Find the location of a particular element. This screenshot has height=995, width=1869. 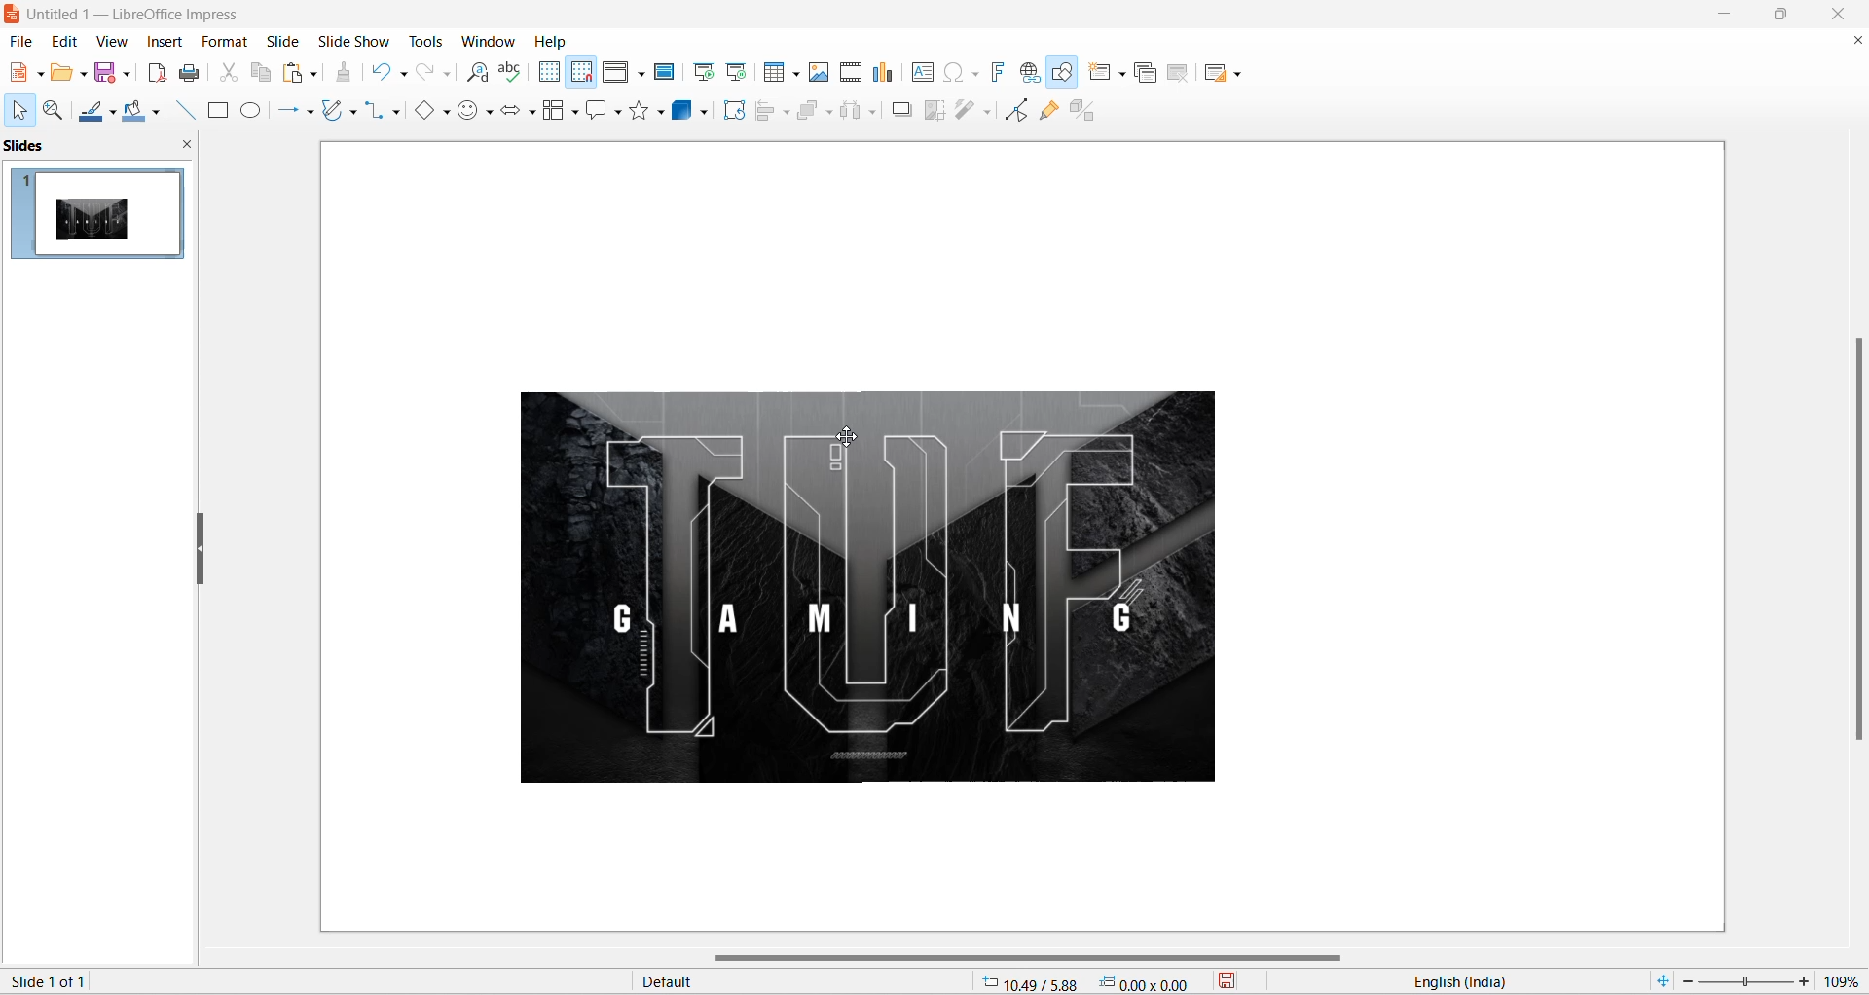

shadow is located at coordinates (902, 109).